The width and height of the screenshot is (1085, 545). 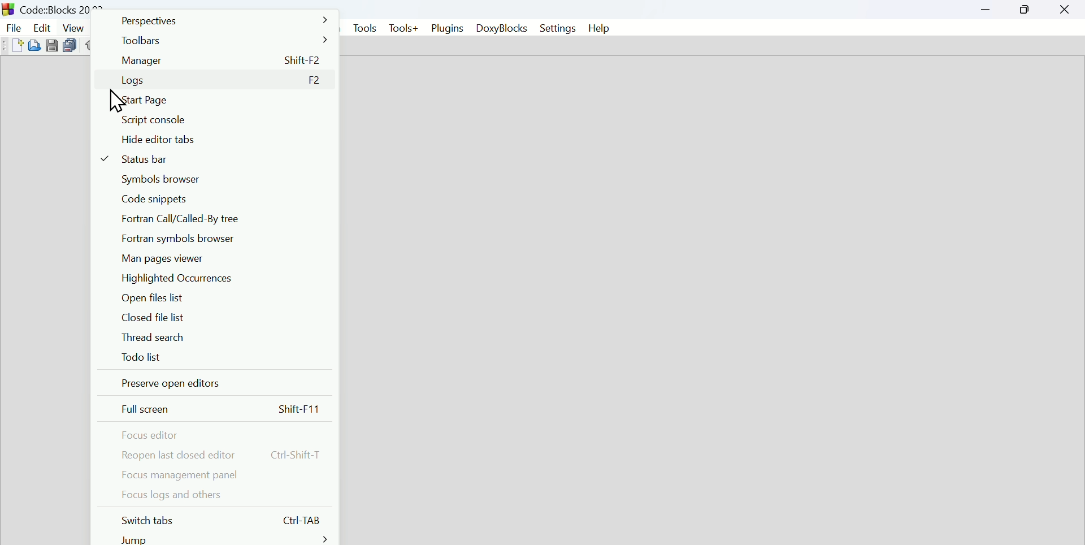 I want to click on Maximize, so click(x=1025, y=11).